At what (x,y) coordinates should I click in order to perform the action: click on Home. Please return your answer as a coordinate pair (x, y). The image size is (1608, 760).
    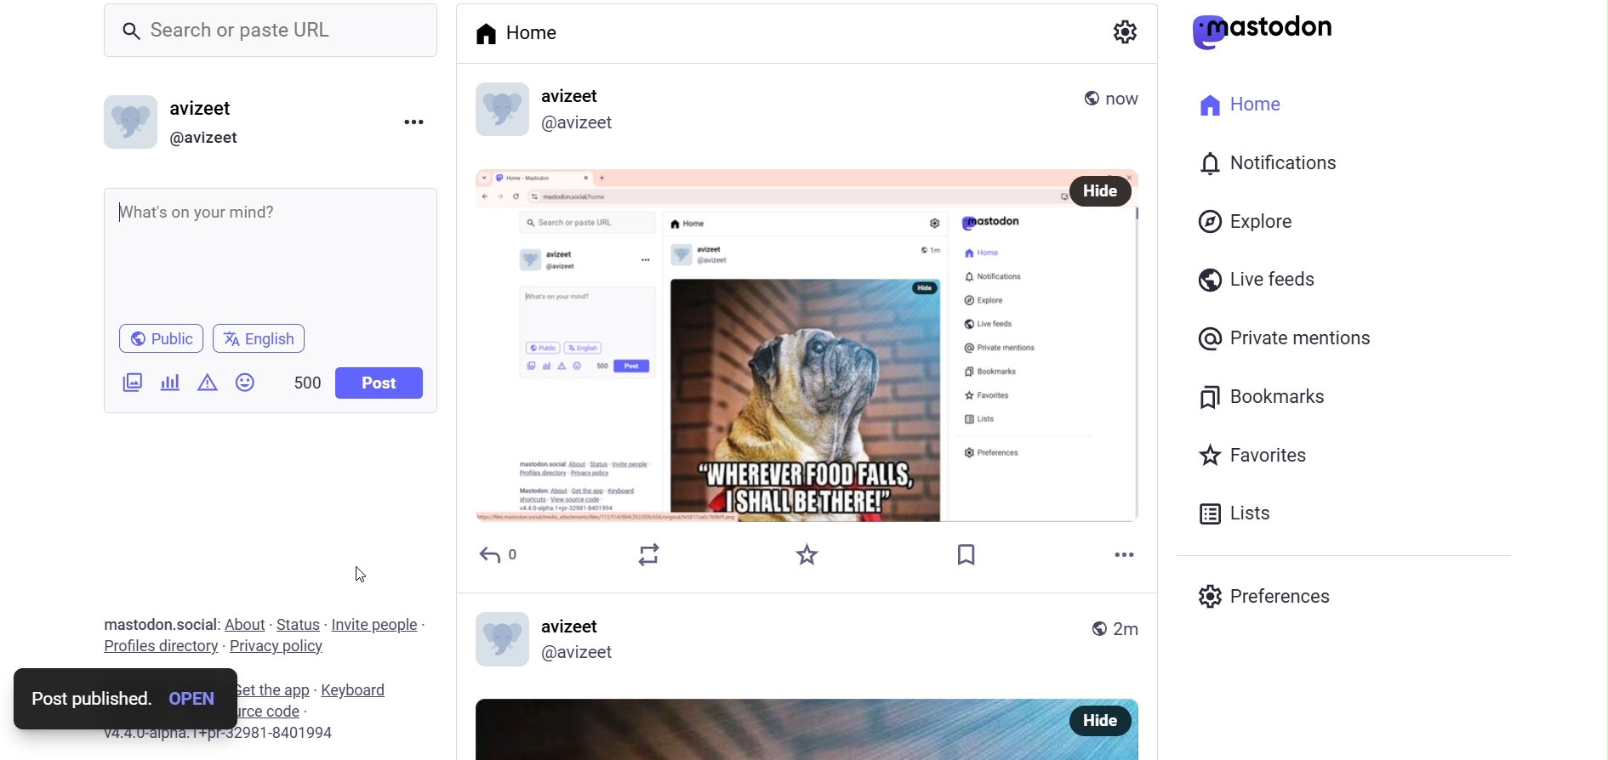
    Looking at the image, I should click on (528, 33).